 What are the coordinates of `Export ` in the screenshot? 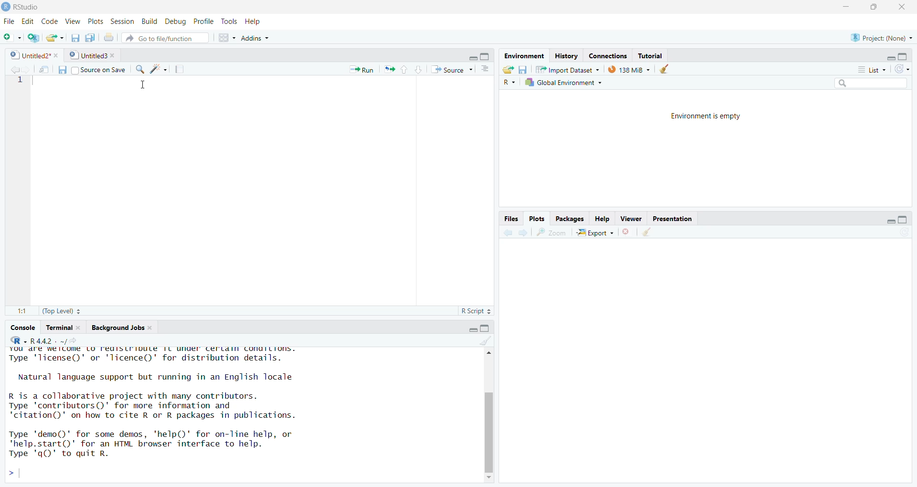 It's located at (592, 233).